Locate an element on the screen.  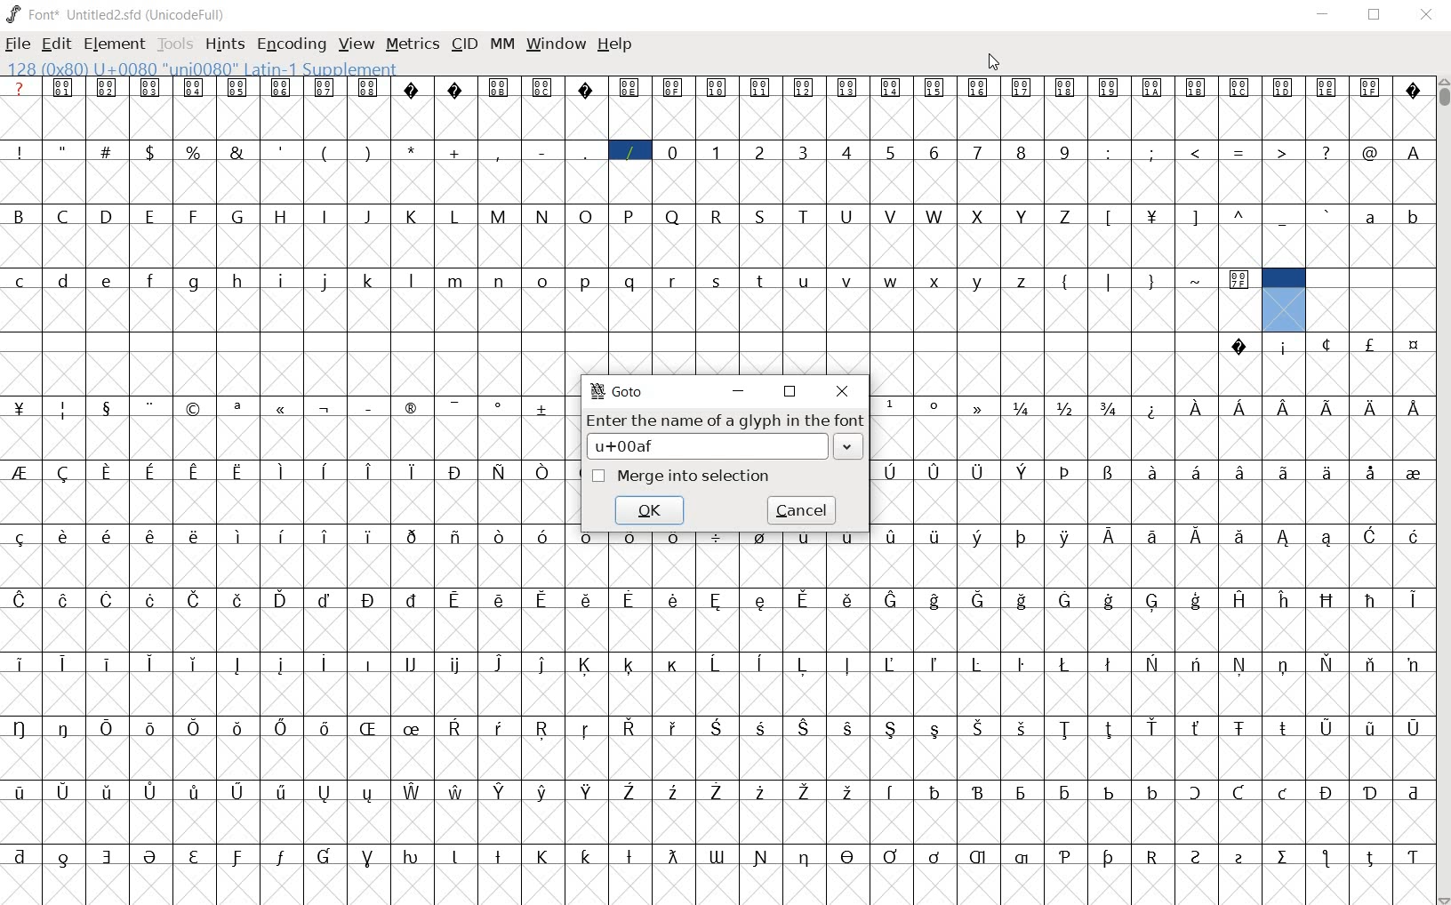
 is located at coordinates (1325, 727).